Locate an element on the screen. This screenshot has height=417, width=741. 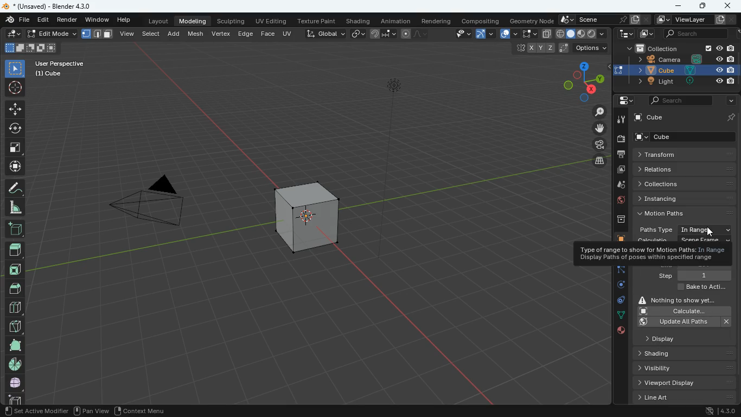
edit is located at coordinates (43, 21).